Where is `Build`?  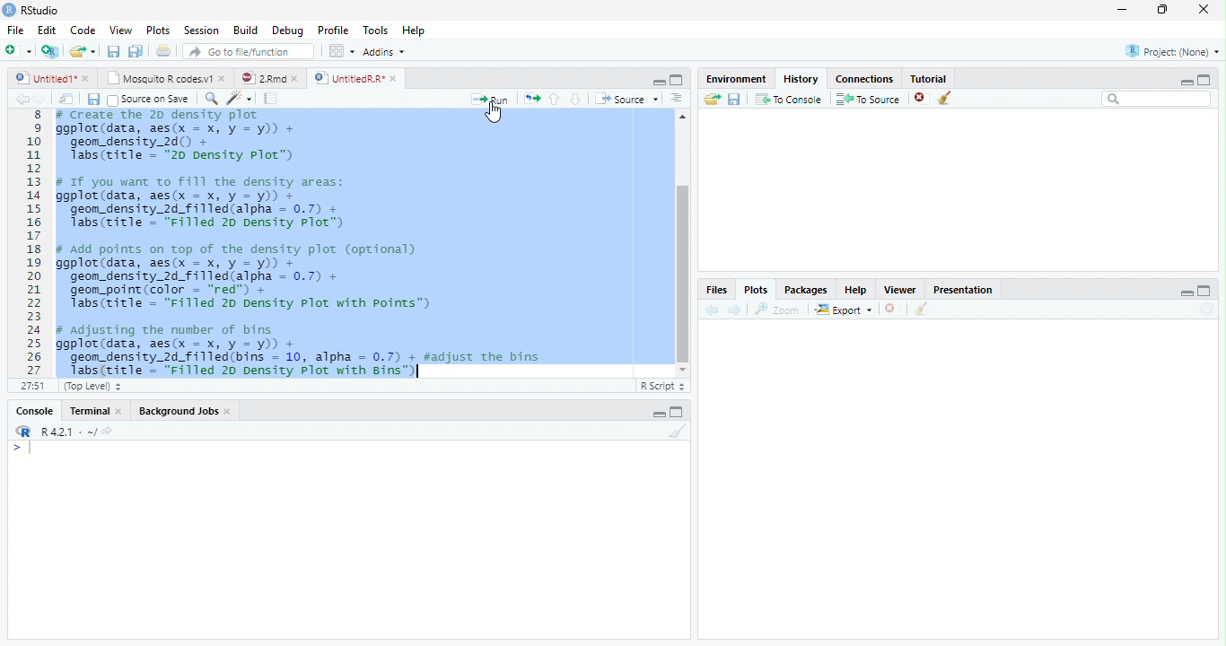 Build is located at coordinates (245, 30).